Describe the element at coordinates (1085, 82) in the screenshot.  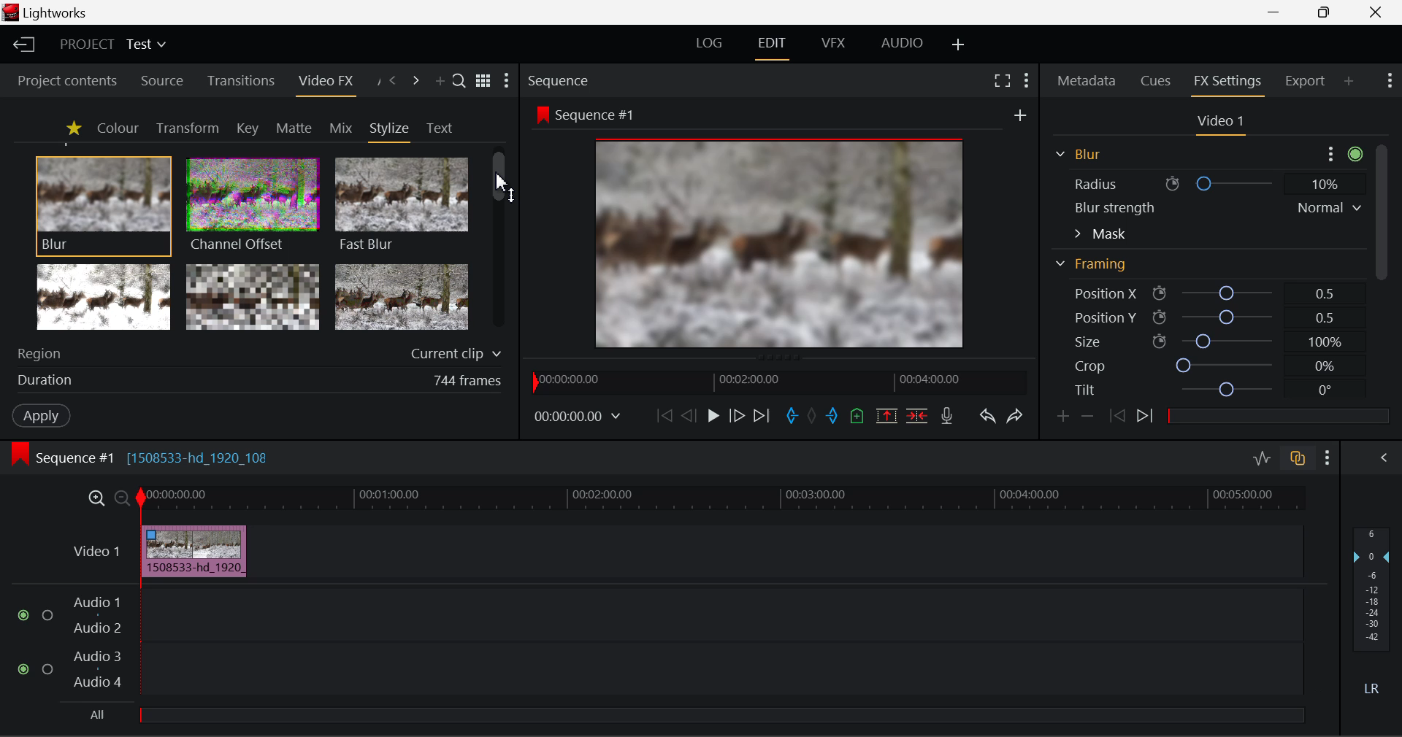
I see `Metadata Panel` at that location.